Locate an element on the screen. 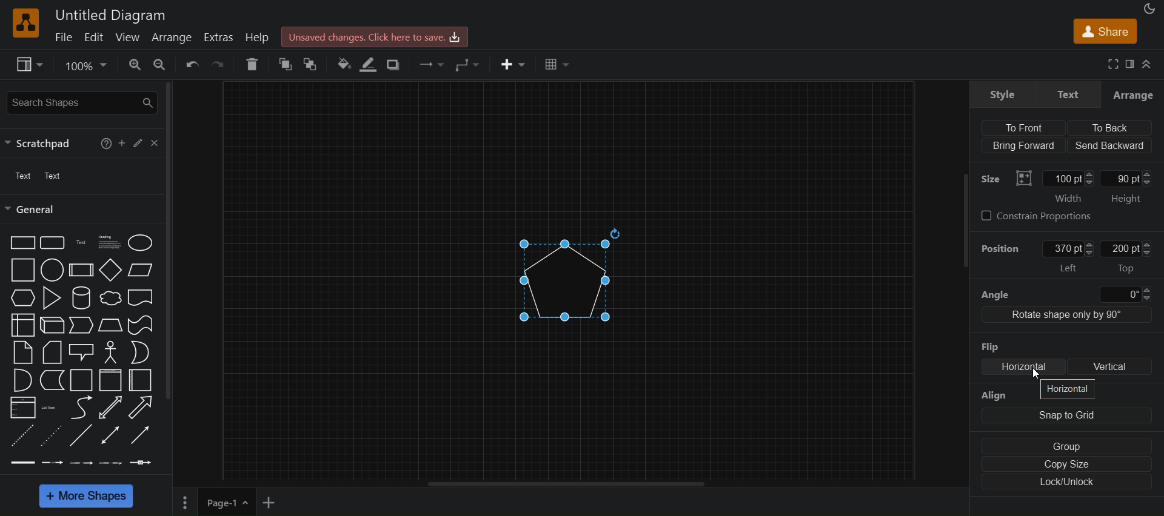 Image resolution: width=1164 pixels, height=516 pixels. Or is located at coordinates (140, 352).